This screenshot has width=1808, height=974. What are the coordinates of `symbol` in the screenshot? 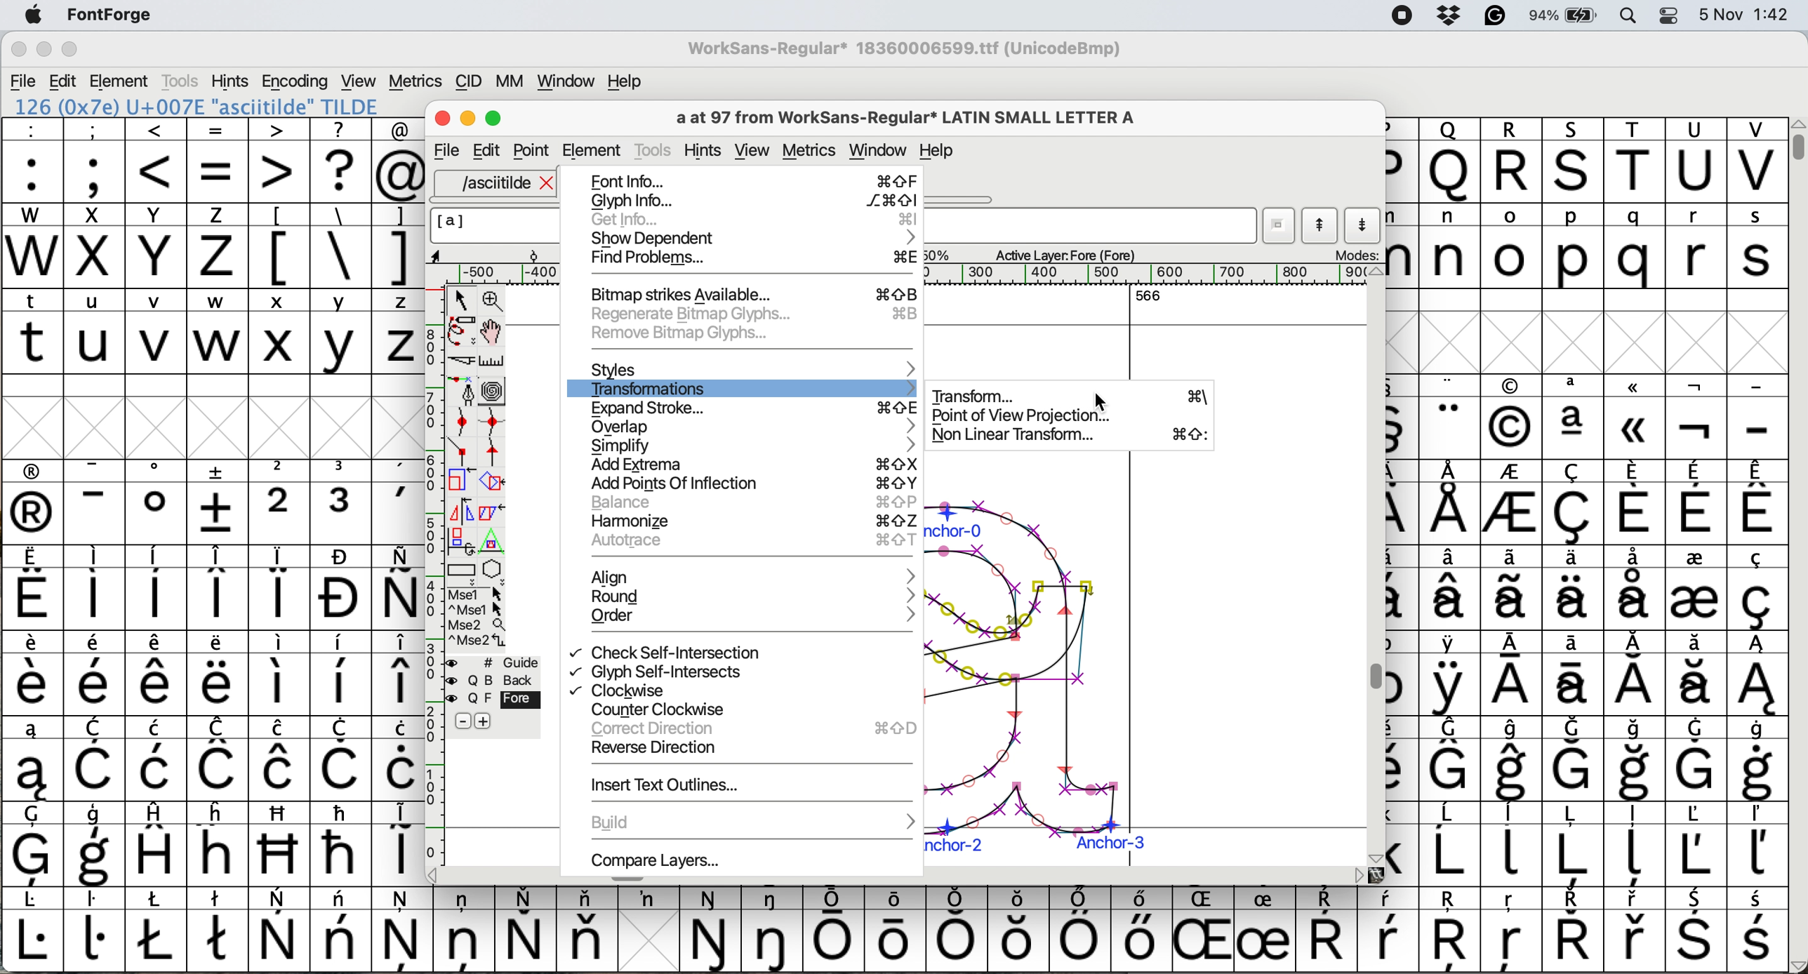 It's located at (32, 930).